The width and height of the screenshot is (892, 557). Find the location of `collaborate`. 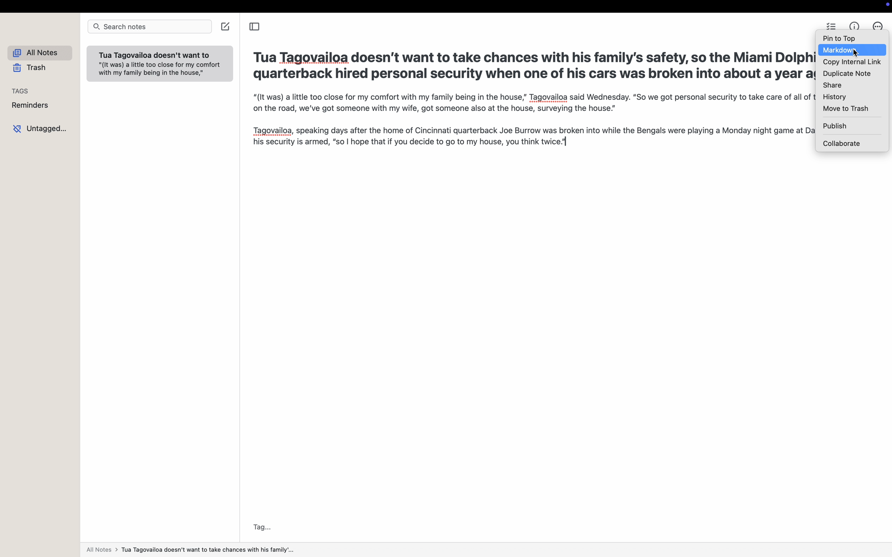

collaborate is located at coordinates (841, 143).